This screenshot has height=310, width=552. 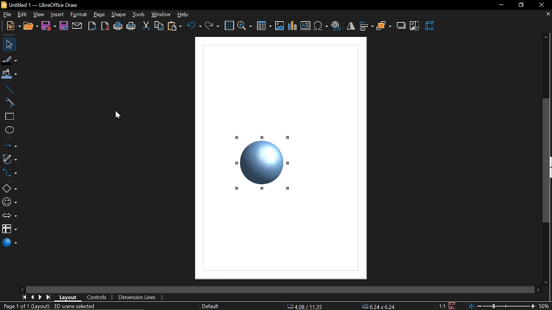 What do you see at coordinates (337, 26) in the screenshot?
I see `insert hyperlink` at bounding box center [337, 26].